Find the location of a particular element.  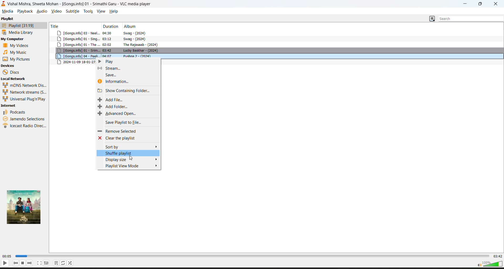

tools is located at coordinates (87, 11).